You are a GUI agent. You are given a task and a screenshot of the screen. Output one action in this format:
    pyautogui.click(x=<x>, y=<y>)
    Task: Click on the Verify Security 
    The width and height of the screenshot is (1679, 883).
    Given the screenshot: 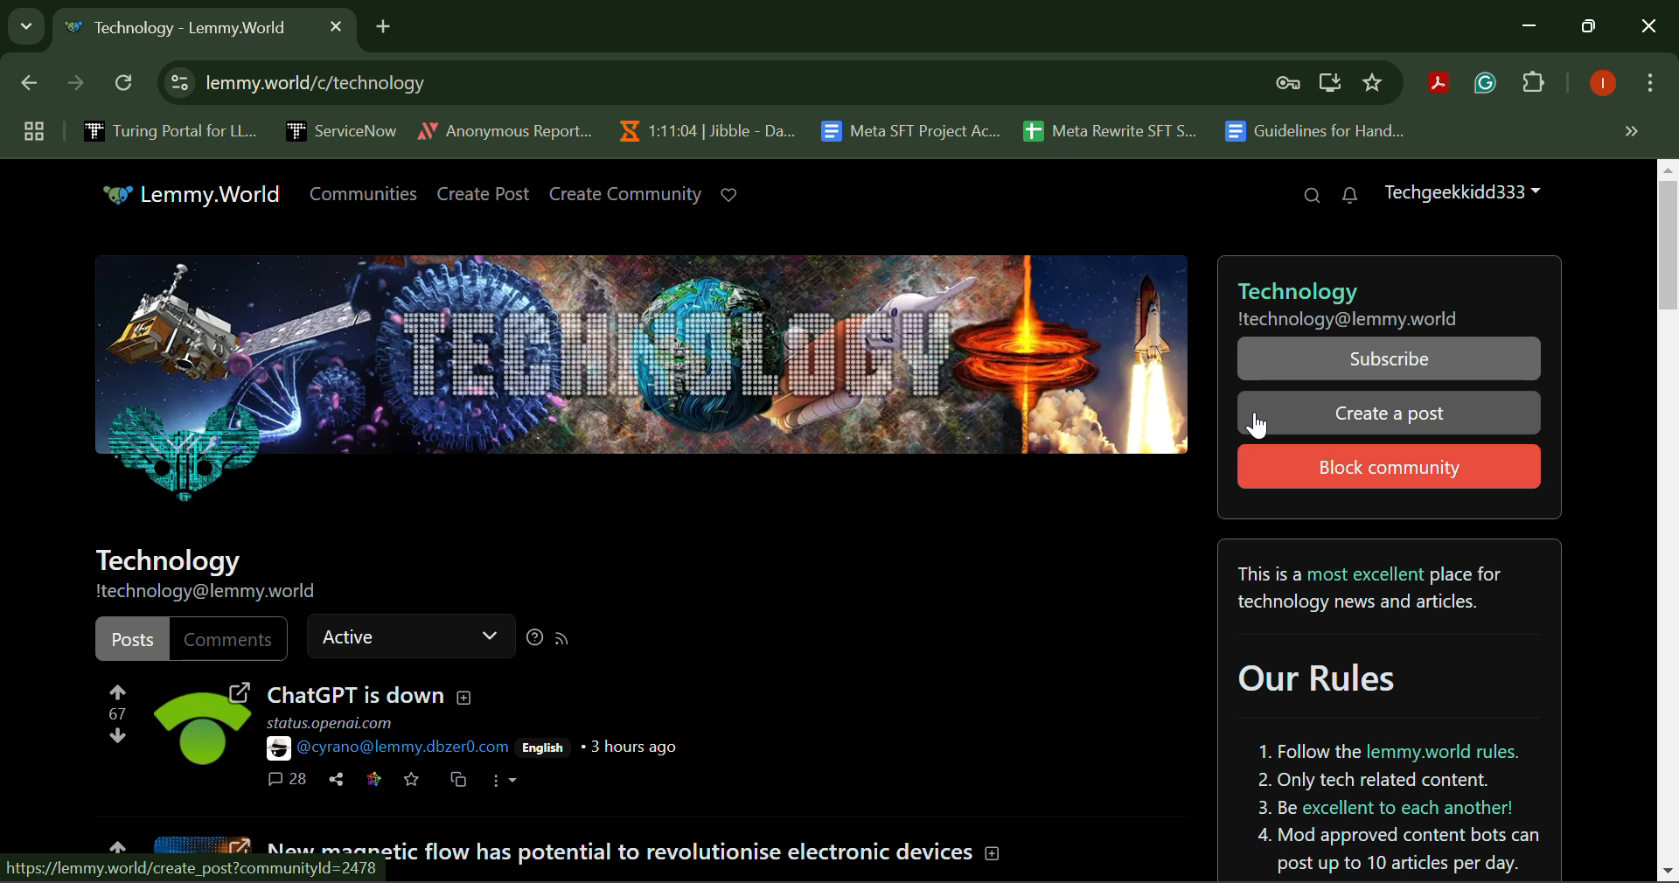 What is the action you would take?
    pyautogui.click(x=1291, y=83)
    